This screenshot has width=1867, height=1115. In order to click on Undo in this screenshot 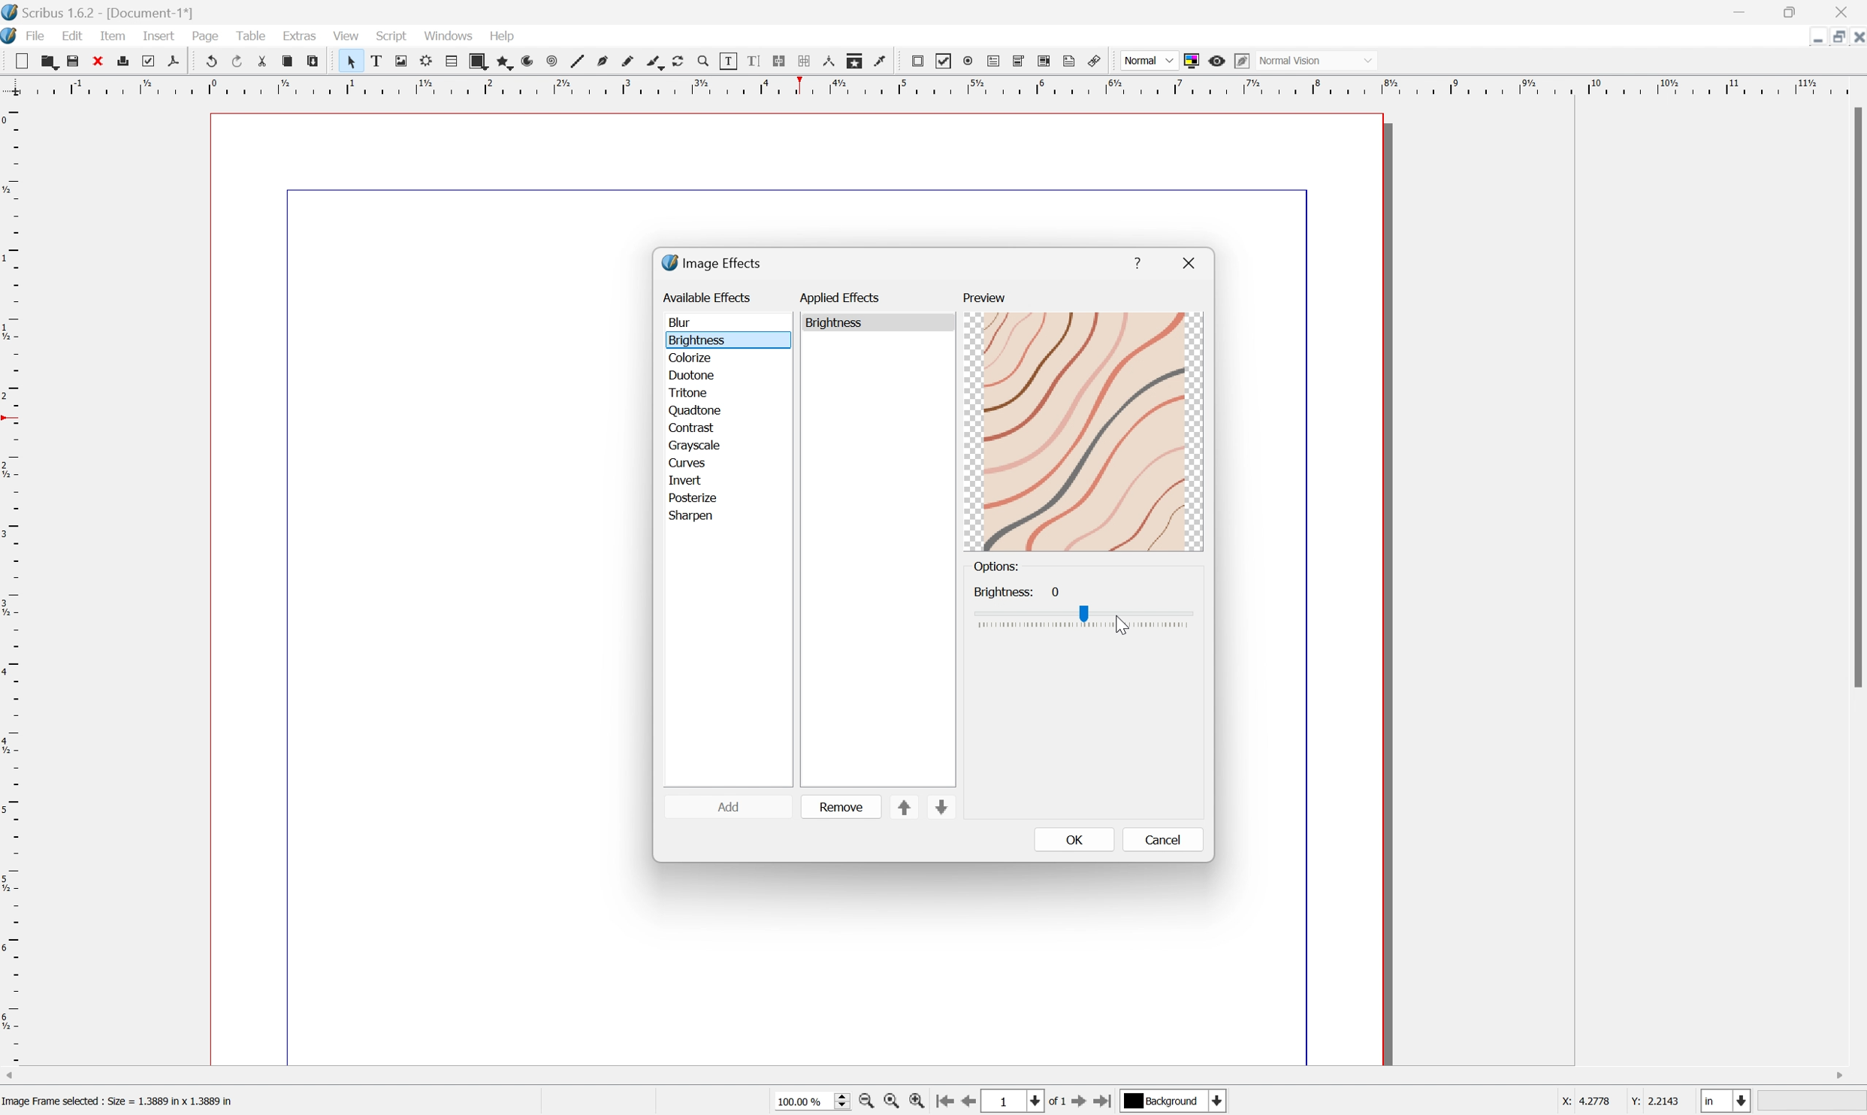, I will do `click(210, 61)`.